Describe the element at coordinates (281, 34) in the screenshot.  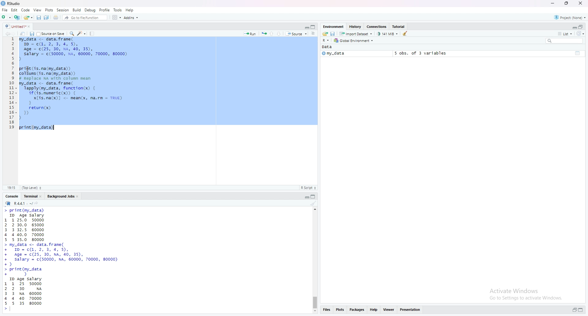
I see `go to the next section` at that location.